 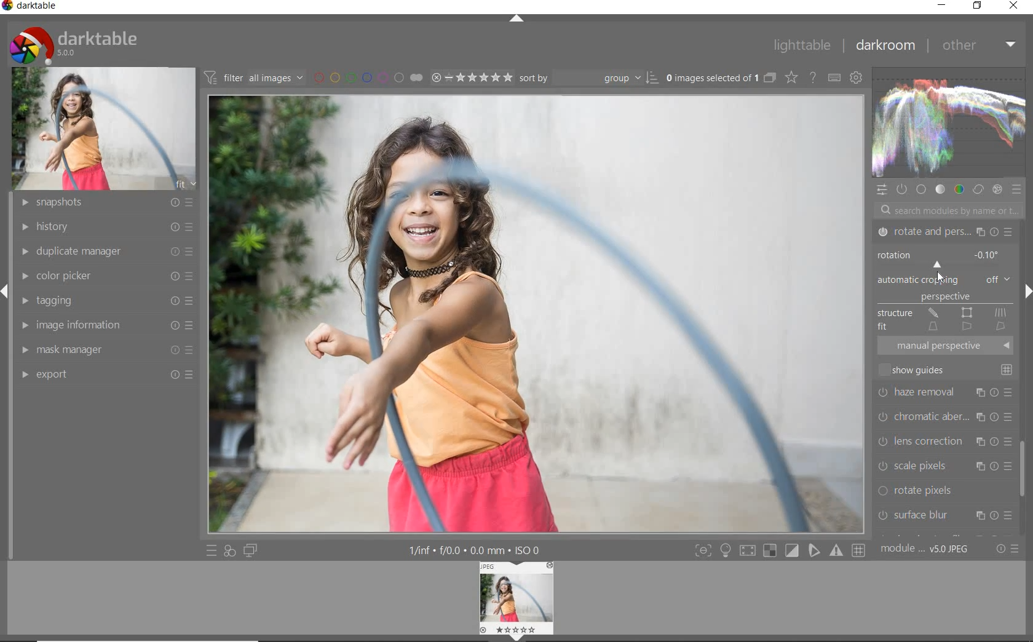 I want to click on restore, so click(x=979, y=6).